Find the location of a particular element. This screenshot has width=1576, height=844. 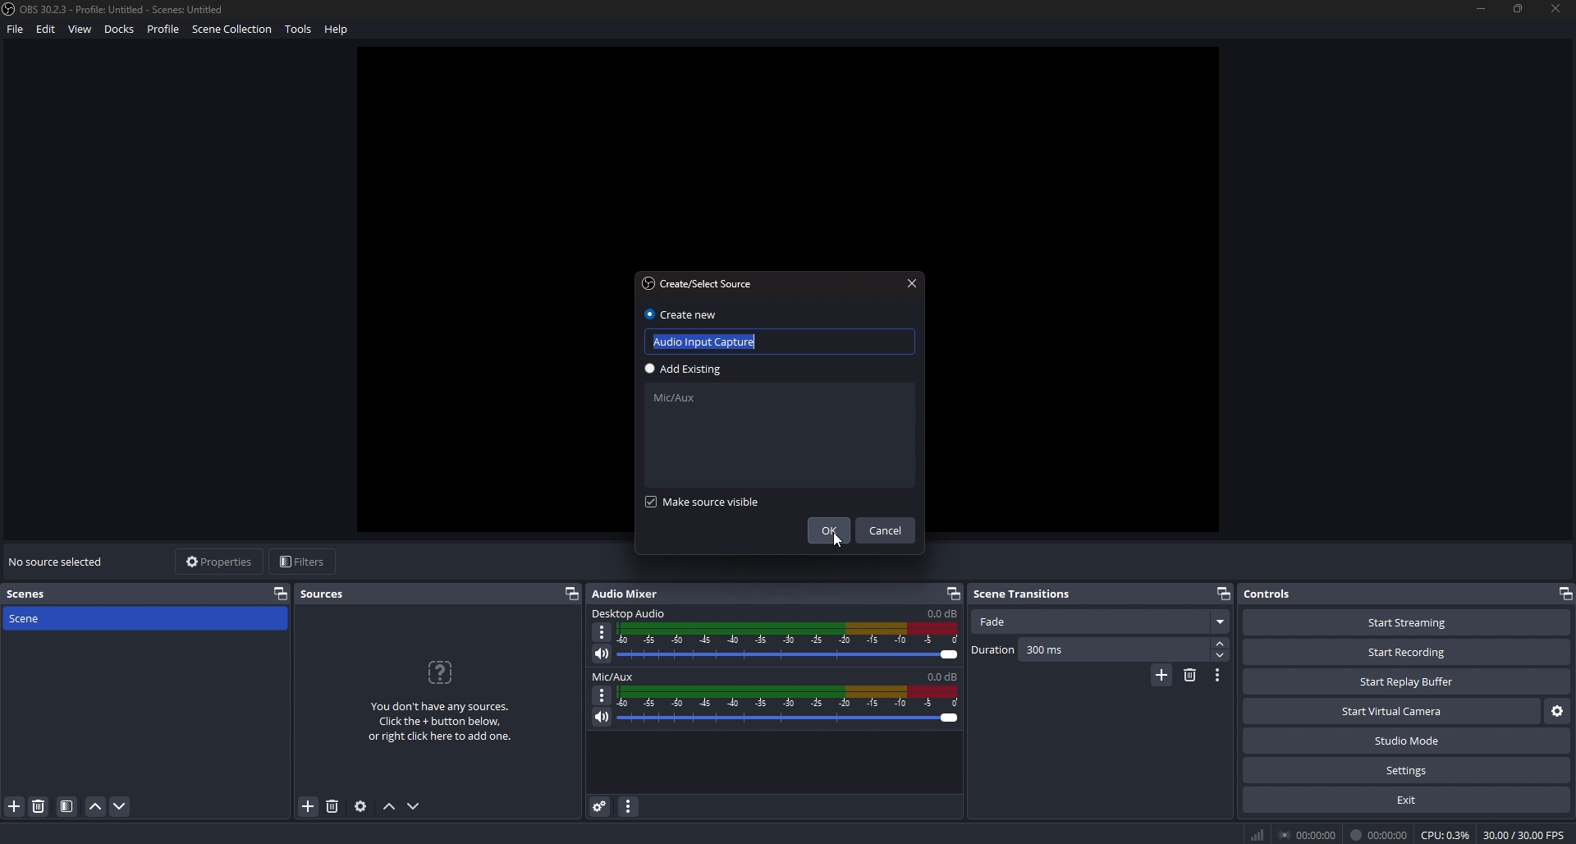

volume adjust is located at coordinates (791, 640).